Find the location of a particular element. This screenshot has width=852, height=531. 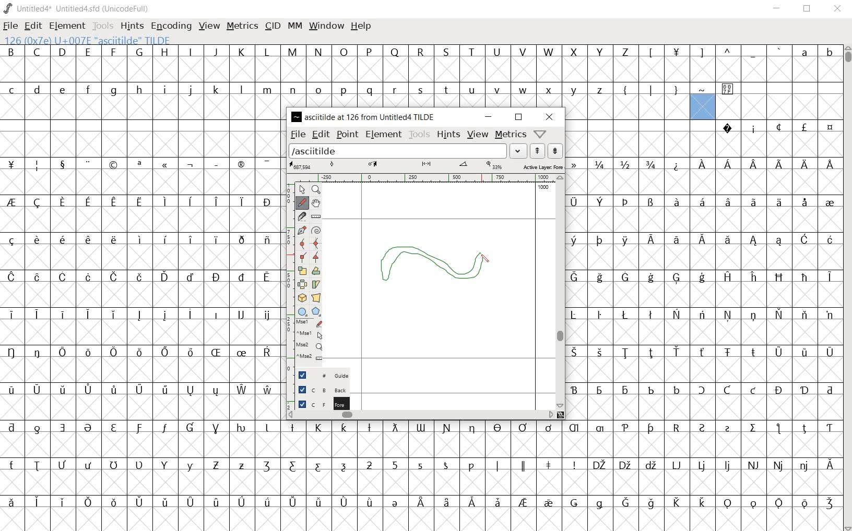

Rotate the selection is located at coordinates (316, 284).